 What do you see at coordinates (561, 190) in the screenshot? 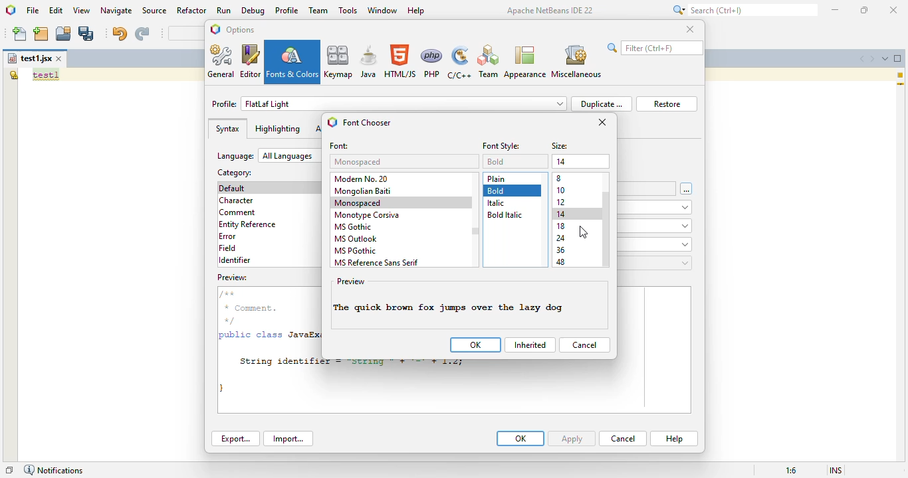
I see `10` at bounding box center [561, 190].